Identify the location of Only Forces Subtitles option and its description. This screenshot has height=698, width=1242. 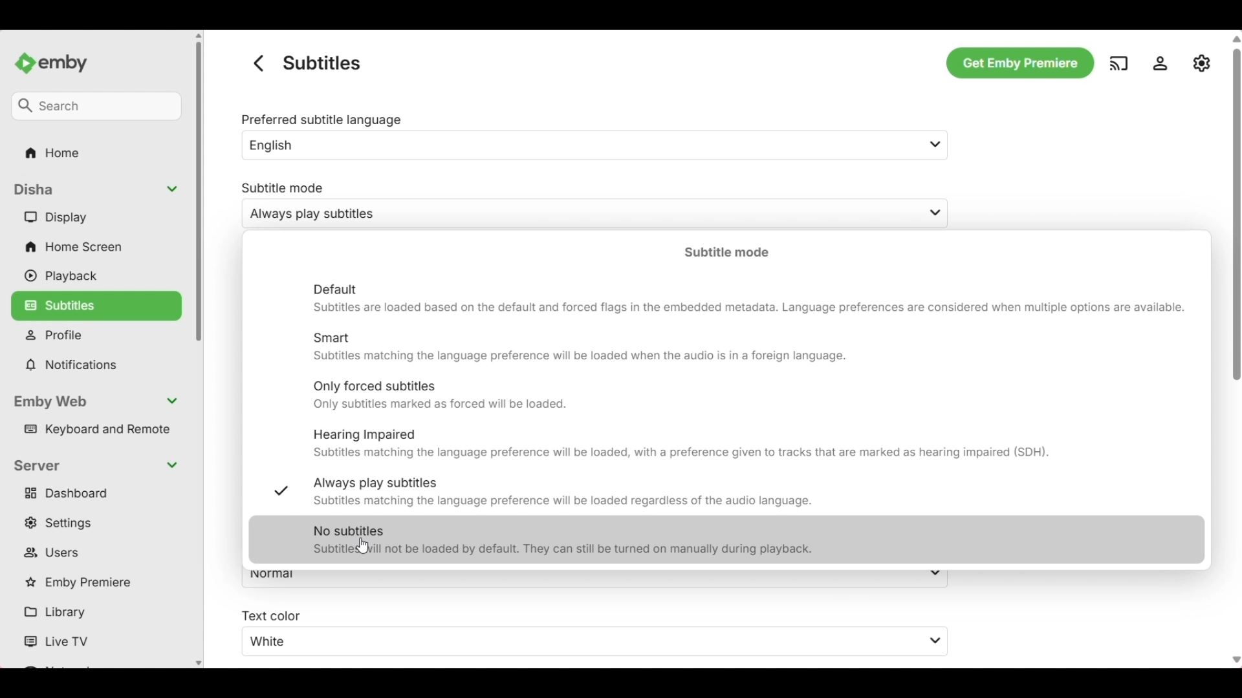
(750, 396).